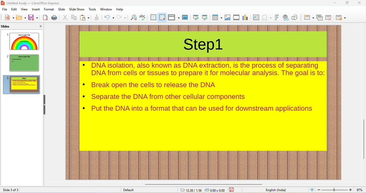 The height and width of the screenshot is (193, 366). What do you see at coordinates (21, 41) in the screenshot?
I see `slide1` at bounding box center [21, 41].